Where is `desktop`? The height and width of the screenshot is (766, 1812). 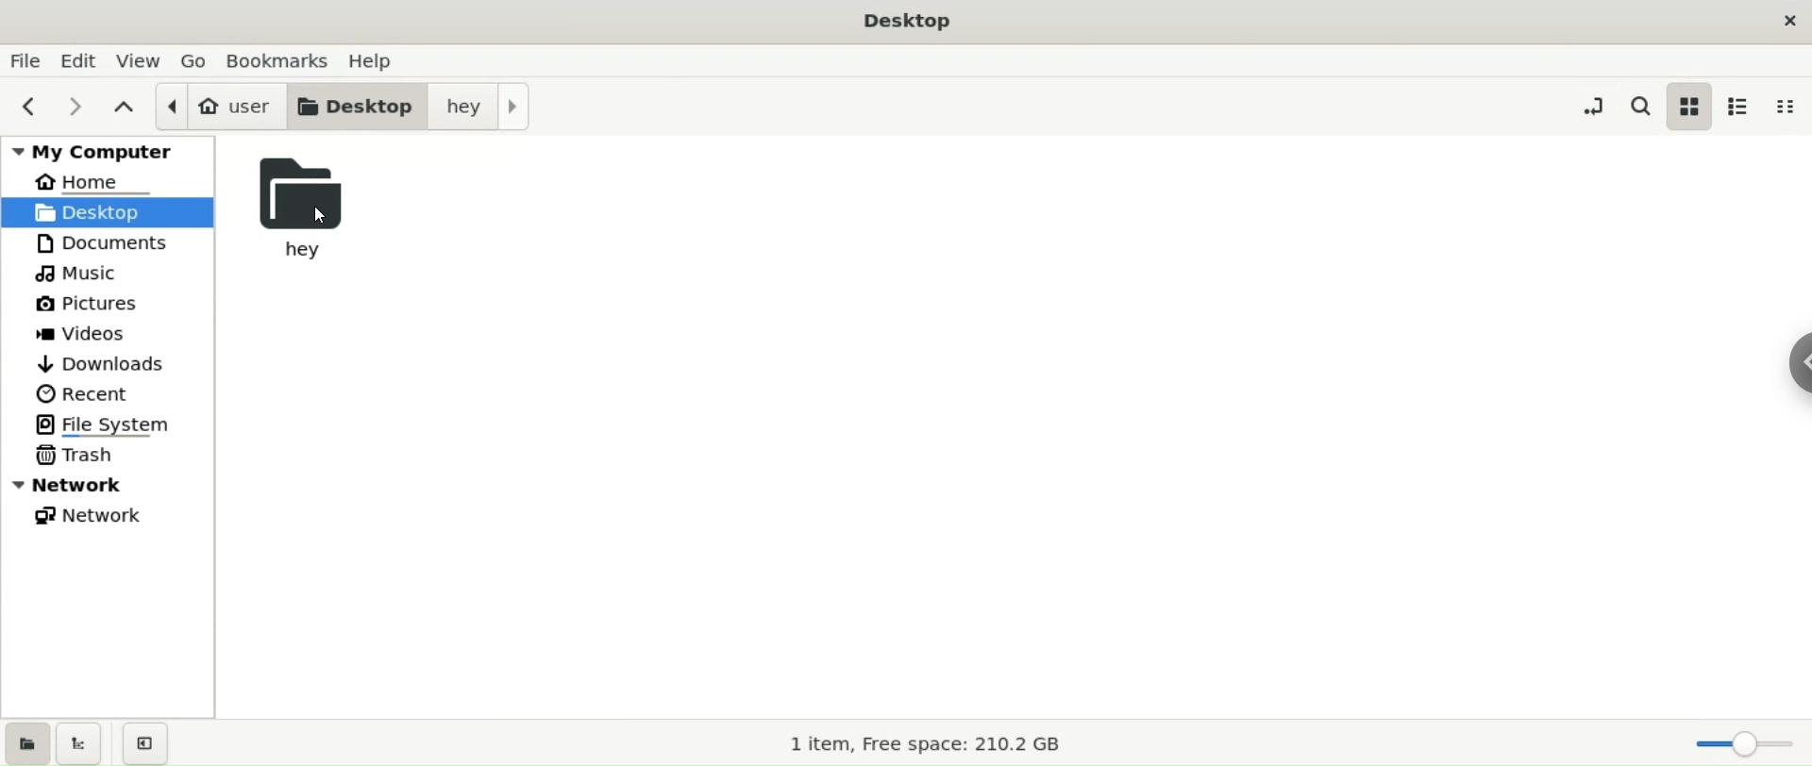 desktop is located at coordinates (353, 107).